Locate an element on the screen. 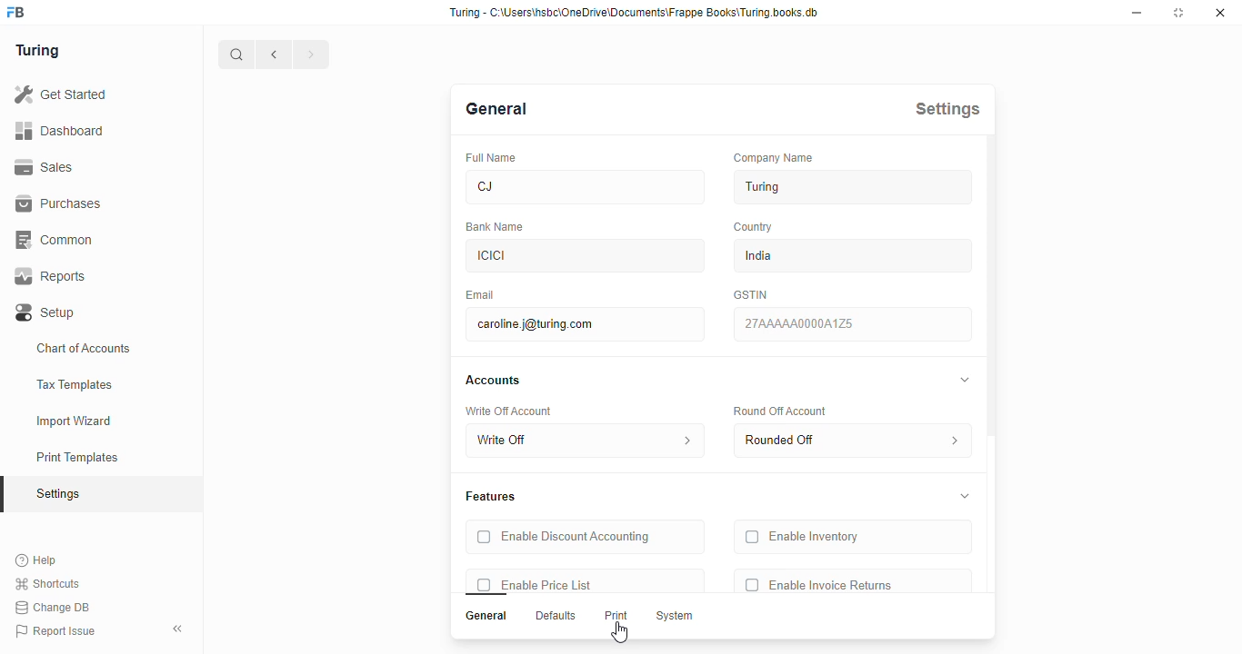  Enable Invoice Returns is located at coordinates (832, 584).